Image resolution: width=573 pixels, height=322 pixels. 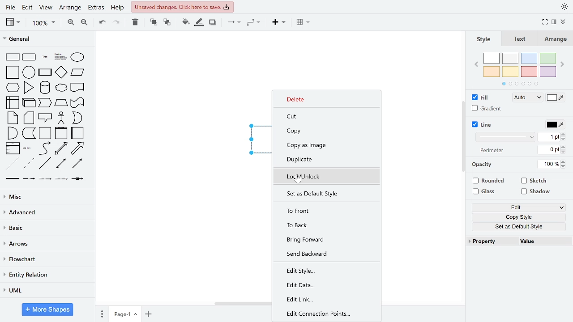 I want to click on Page-1, so click(x=125, y=314).